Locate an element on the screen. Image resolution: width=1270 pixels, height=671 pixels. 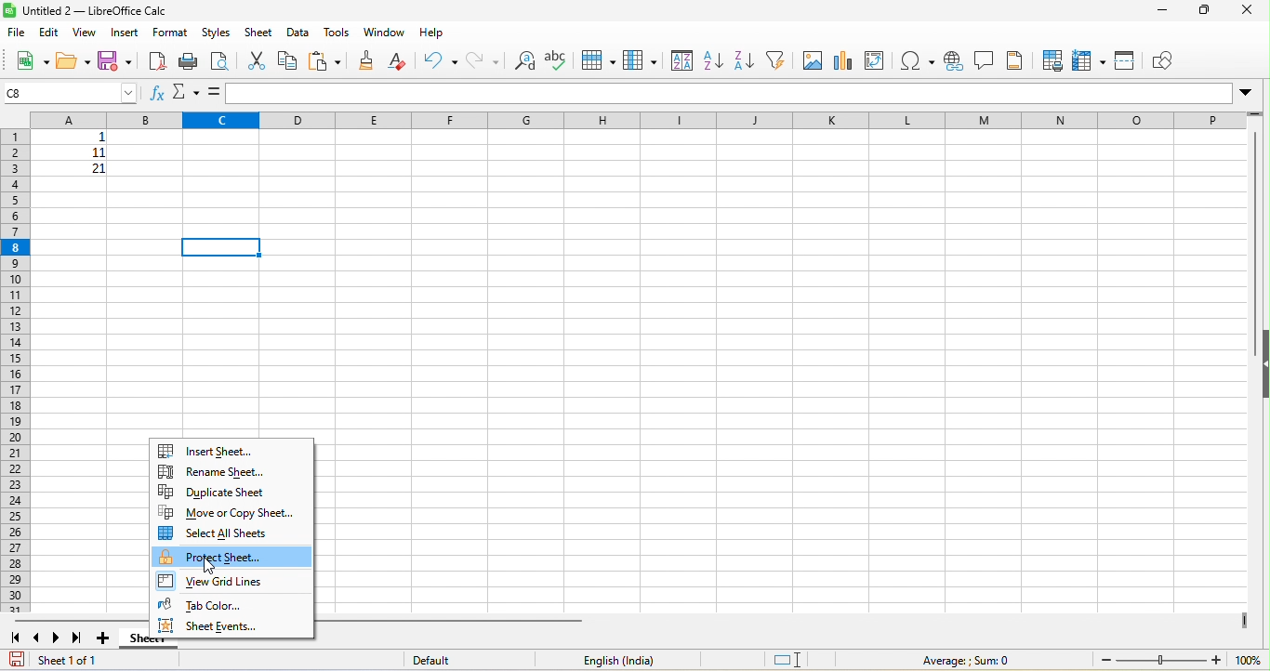
view is located at coordinates (86, 32).